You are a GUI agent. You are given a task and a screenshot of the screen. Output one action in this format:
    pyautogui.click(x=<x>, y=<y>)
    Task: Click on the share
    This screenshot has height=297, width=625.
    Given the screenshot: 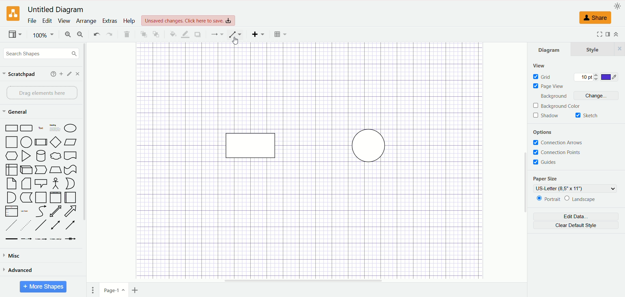 What is the action you would take?
    pyautogui.click(x=595, y=18)
    